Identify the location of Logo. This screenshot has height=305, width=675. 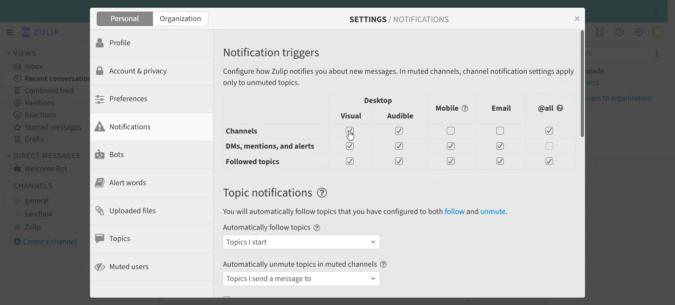
(42, 32).